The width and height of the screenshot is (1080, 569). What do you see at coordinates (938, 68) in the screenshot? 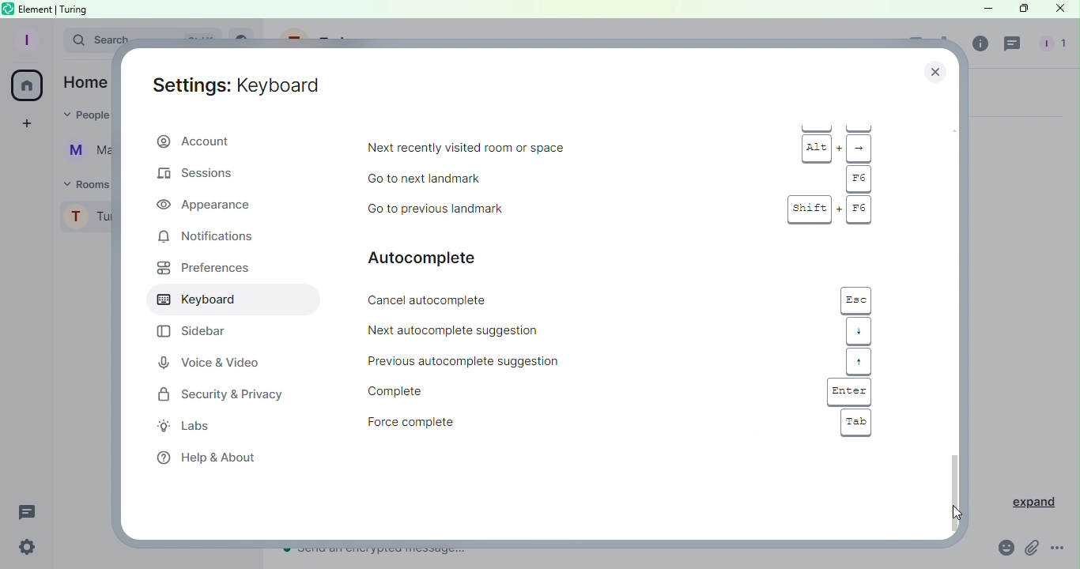
I see `Close` at bounding box center [938, 68].